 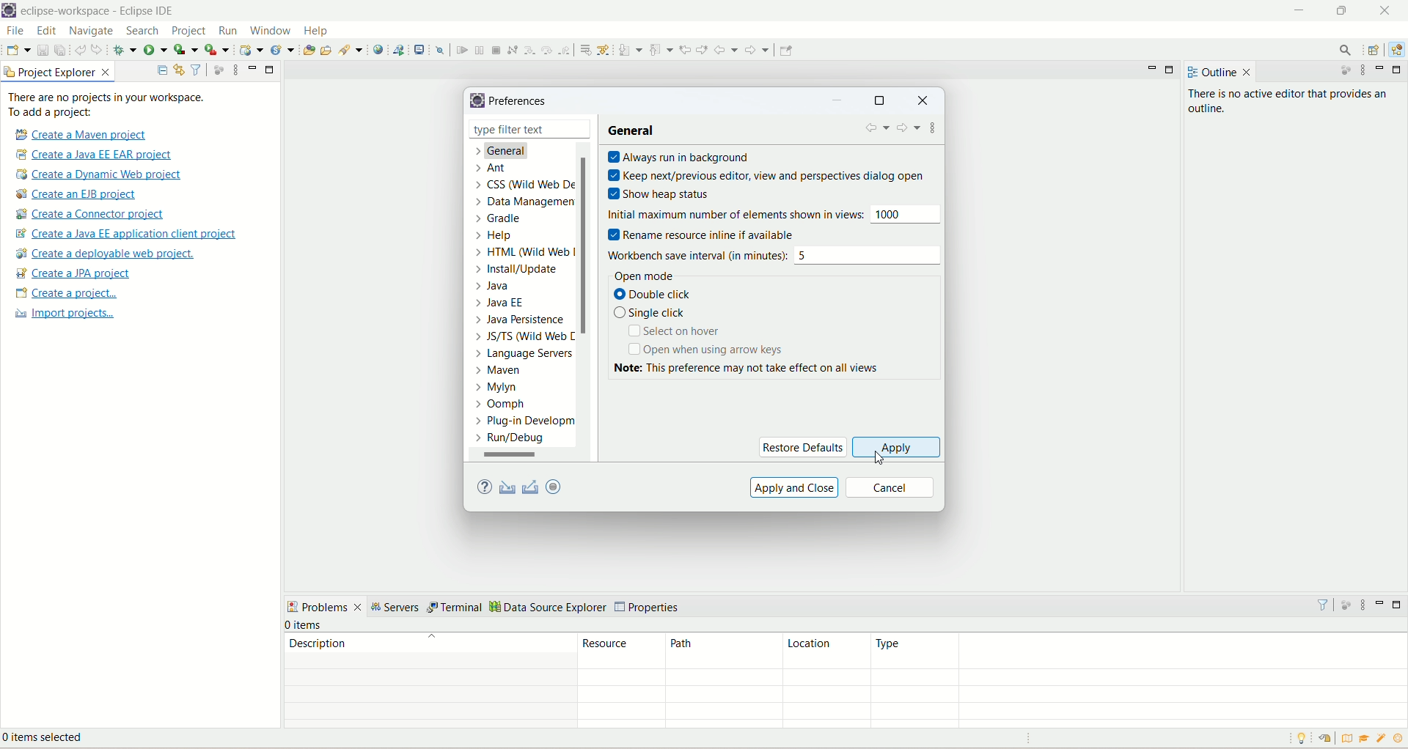 What do you see at coordinates (565, 51) in the screenshot?
I see `step return` at bounding box center [565, 51].